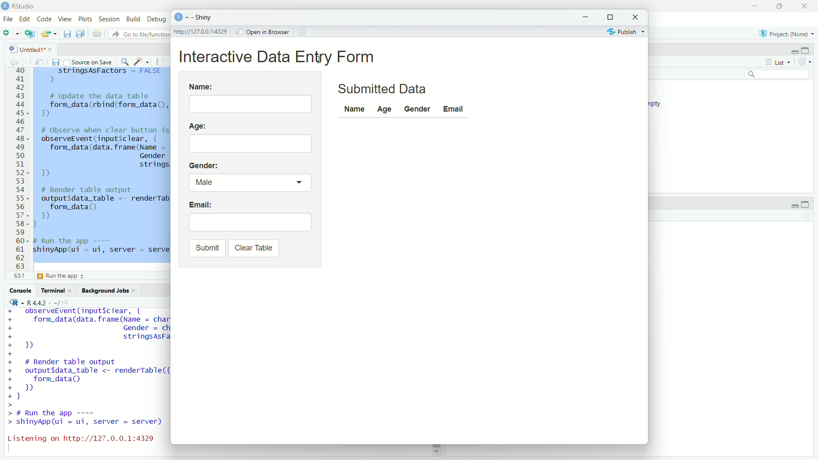  I want to click on Email:, so click(201, 206).